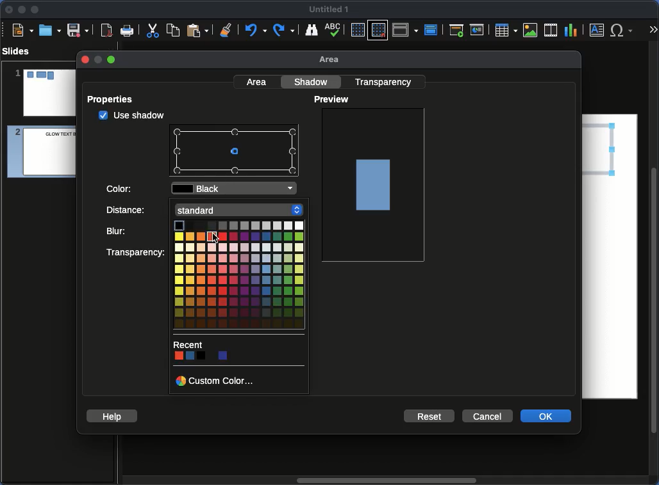  Describe the element at coordinates (84, 60) in the screenshot. I see `close` at that location.